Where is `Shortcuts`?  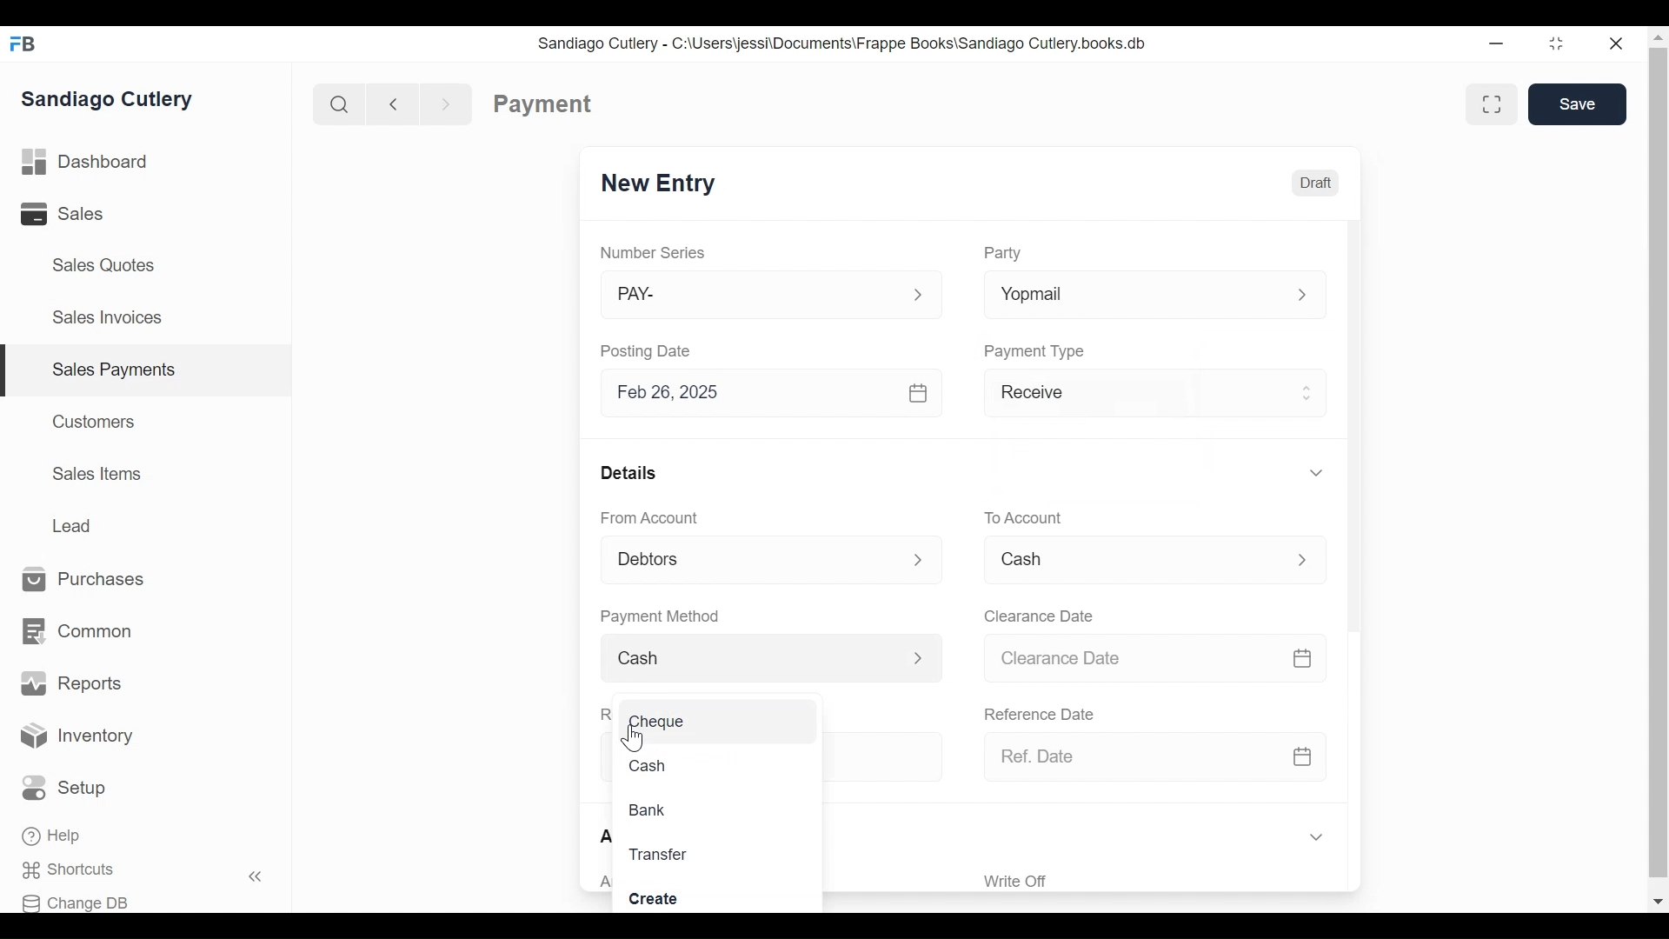
Shortcuts is located at coordinates (79, 870).